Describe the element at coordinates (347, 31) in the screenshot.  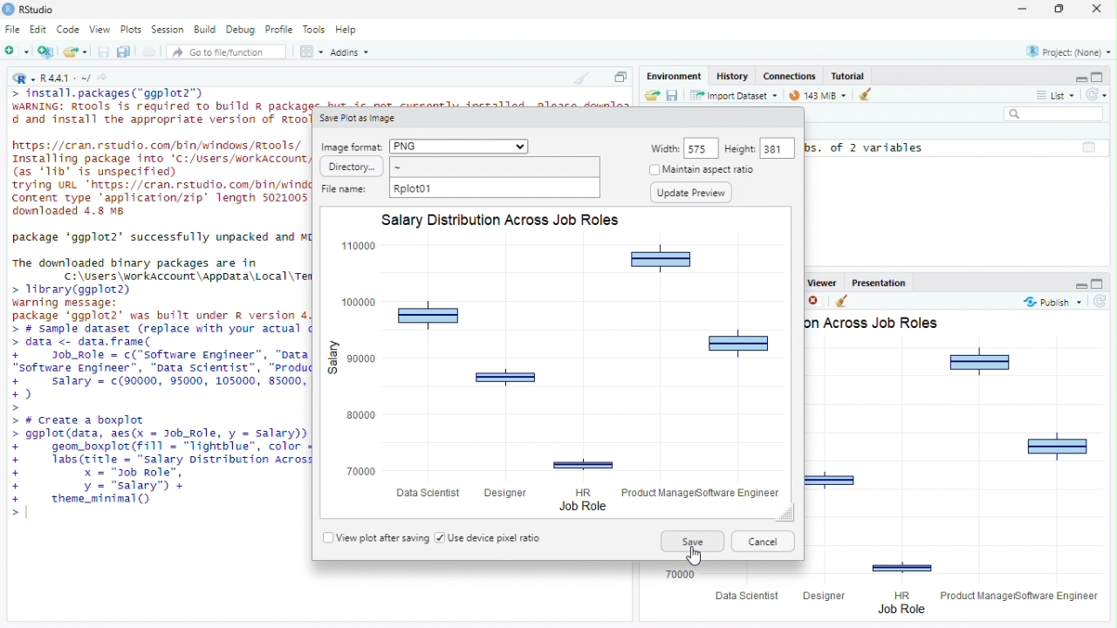
I see `Help` at that location.